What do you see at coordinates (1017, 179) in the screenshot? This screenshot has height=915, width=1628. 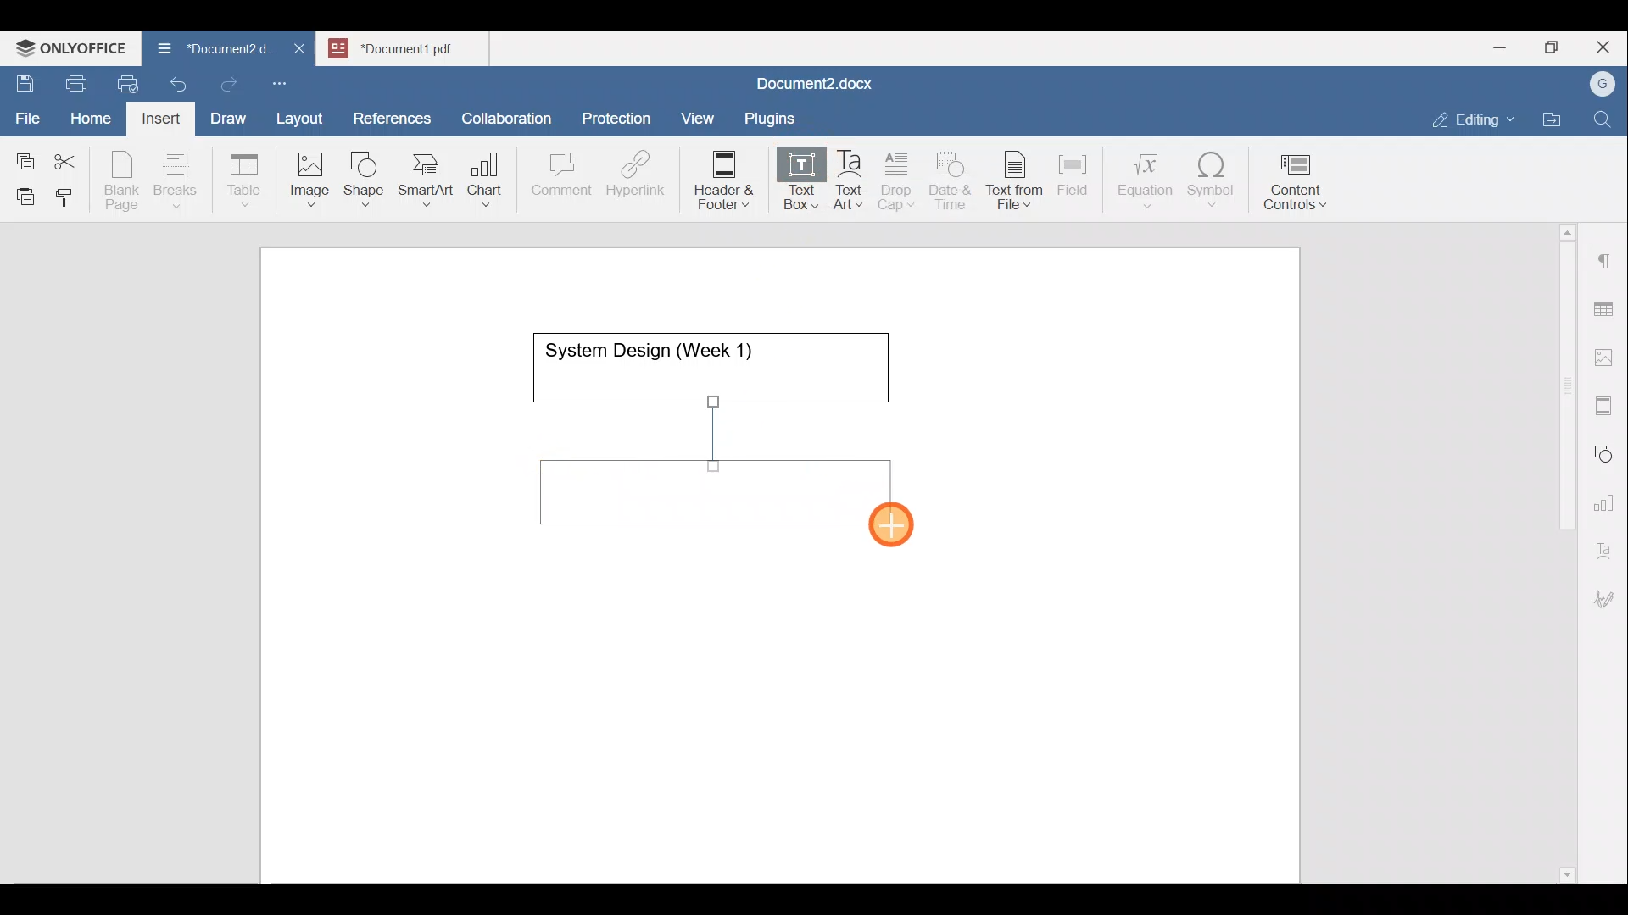 I see `Text from file` at bounding box center [1017, 179].